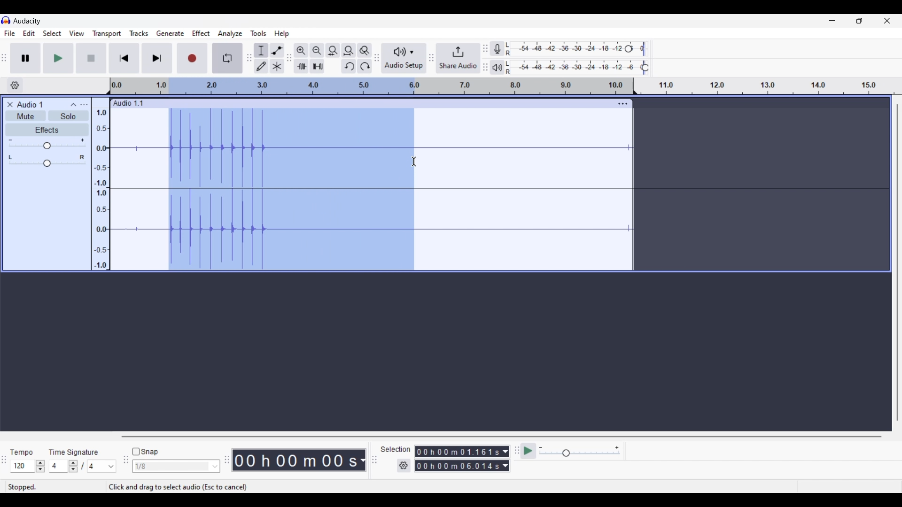 The width and height of the screenshot is (902, 507). I want to click on Transport menu, so click(107, 33).